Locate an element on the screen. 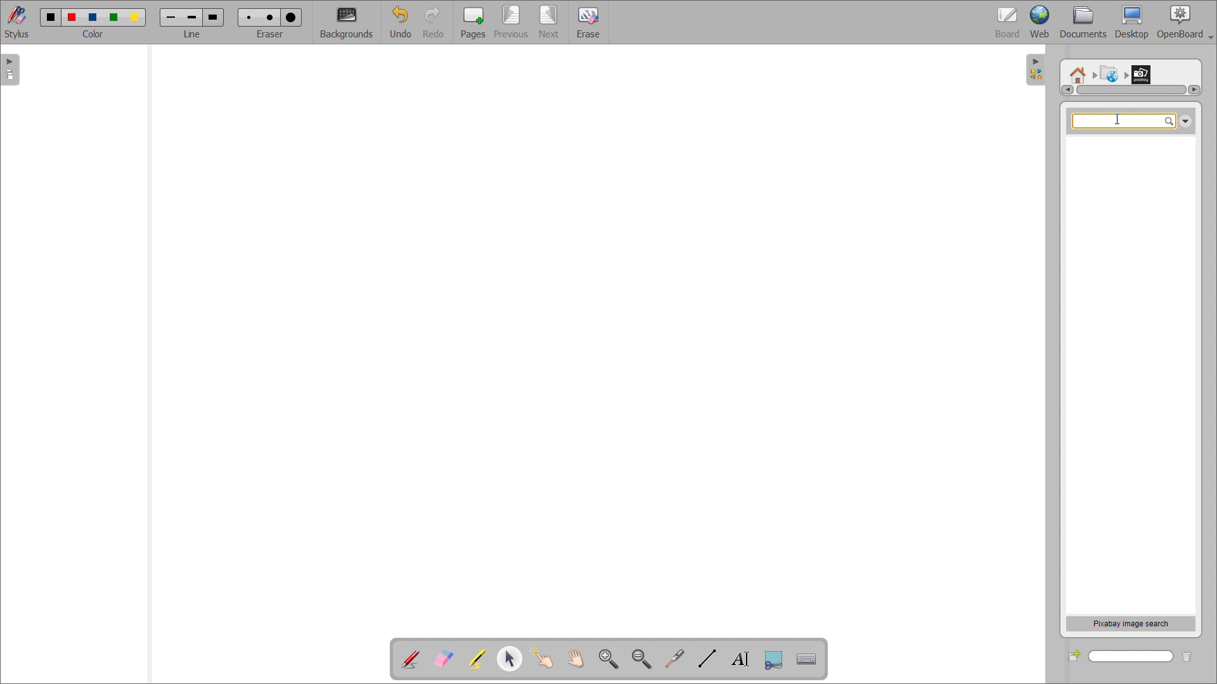 Image resolution: width=1217 pixels, height=684 pixels. Cursor is located at coordinates (1119, 120).